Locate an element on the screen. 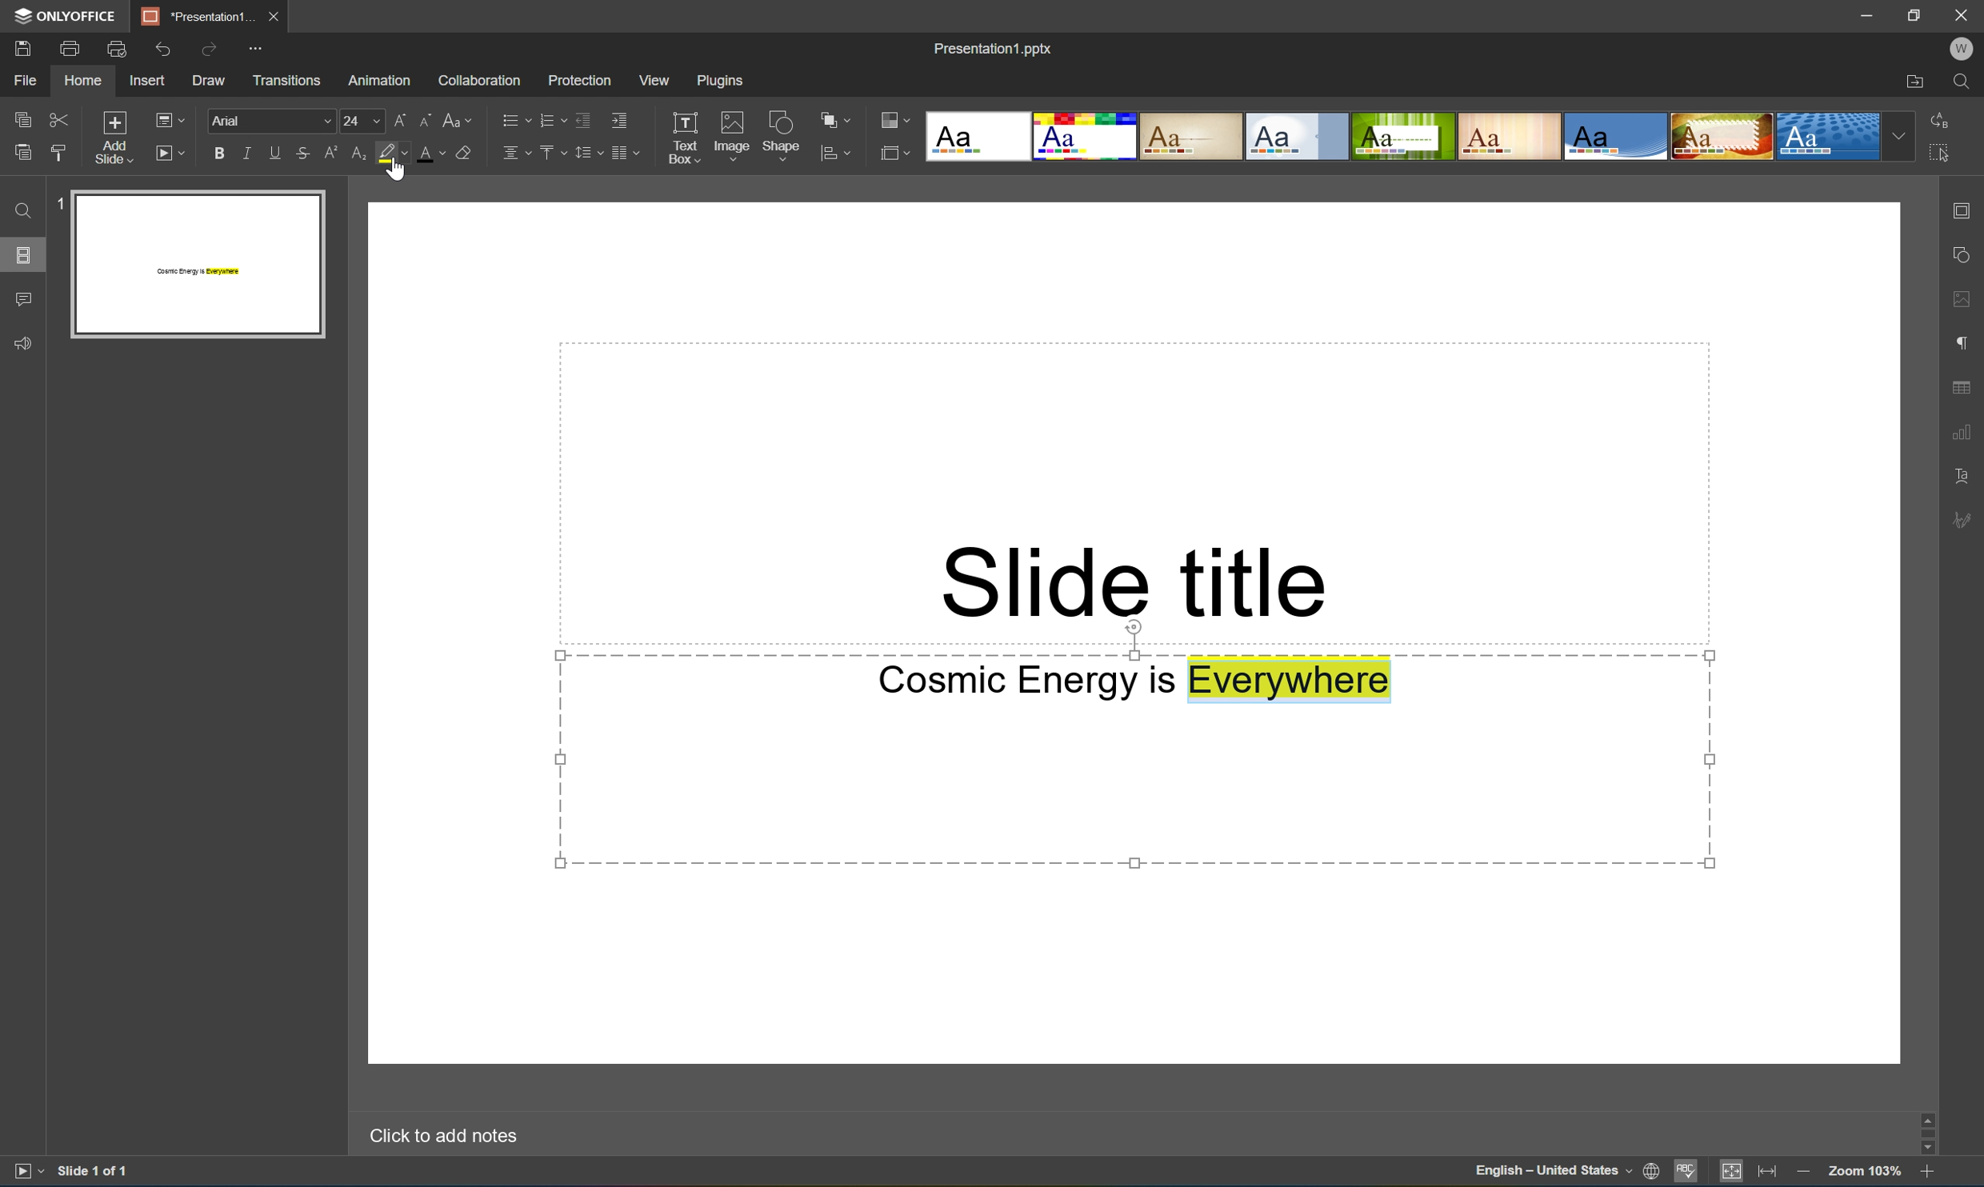  Save is located at coordinates (23, 48).